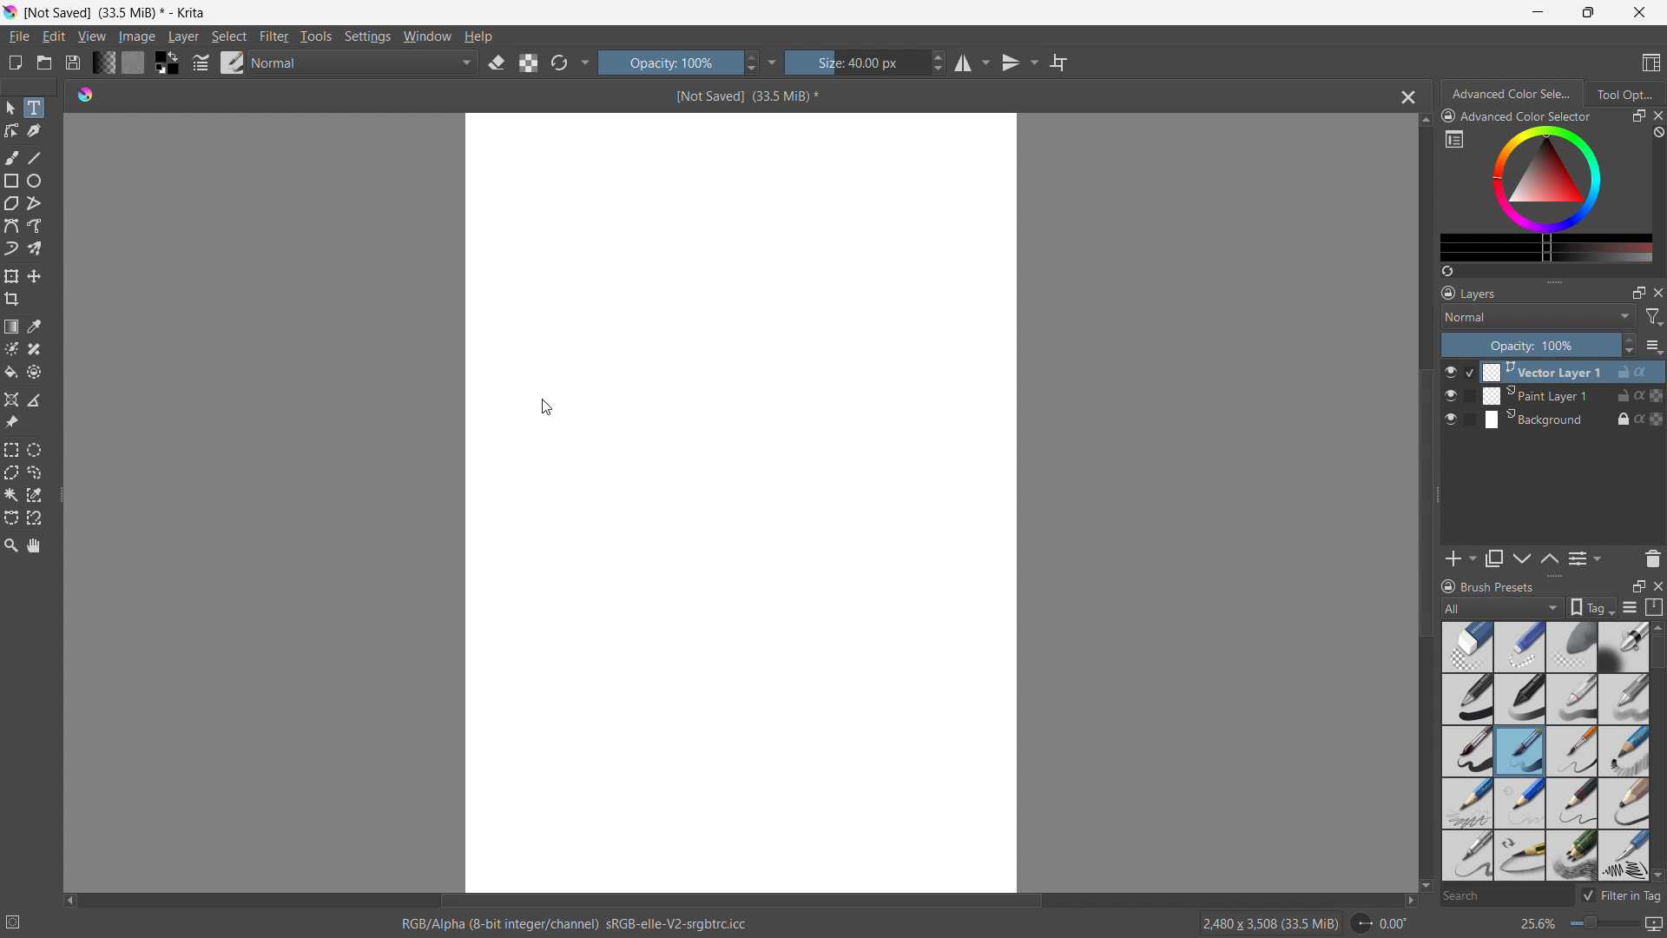 The width and height of the screenshot is (1667, 938). Describe the element at coordinates (1447, 271) in the screenshot. I see `create a list of colors from the picture` at that location.